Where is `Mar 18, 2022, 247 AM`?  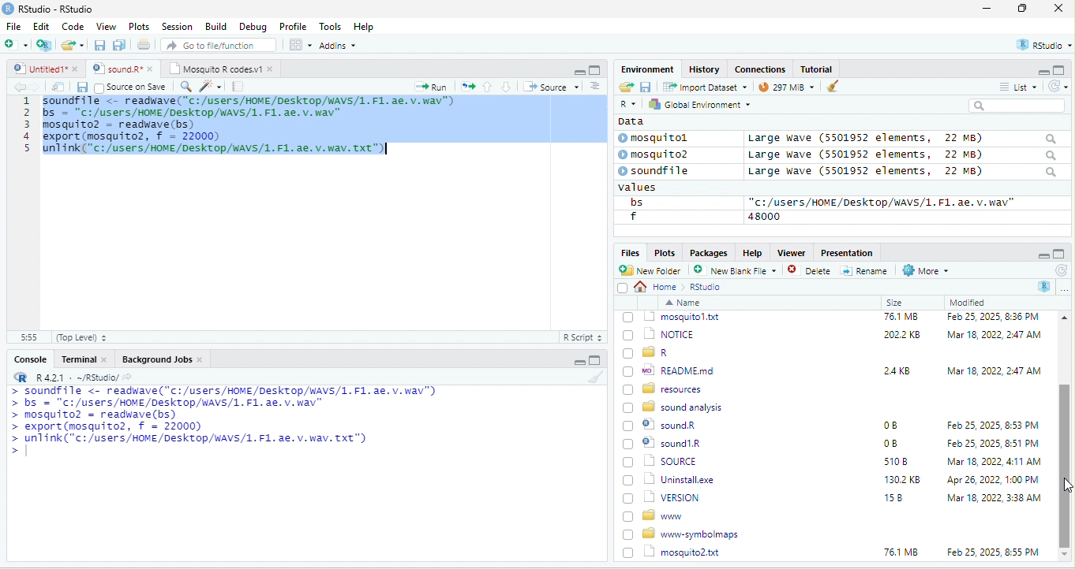 Mar 18, 2022, 247 AM is located at coordinates (994, 374).